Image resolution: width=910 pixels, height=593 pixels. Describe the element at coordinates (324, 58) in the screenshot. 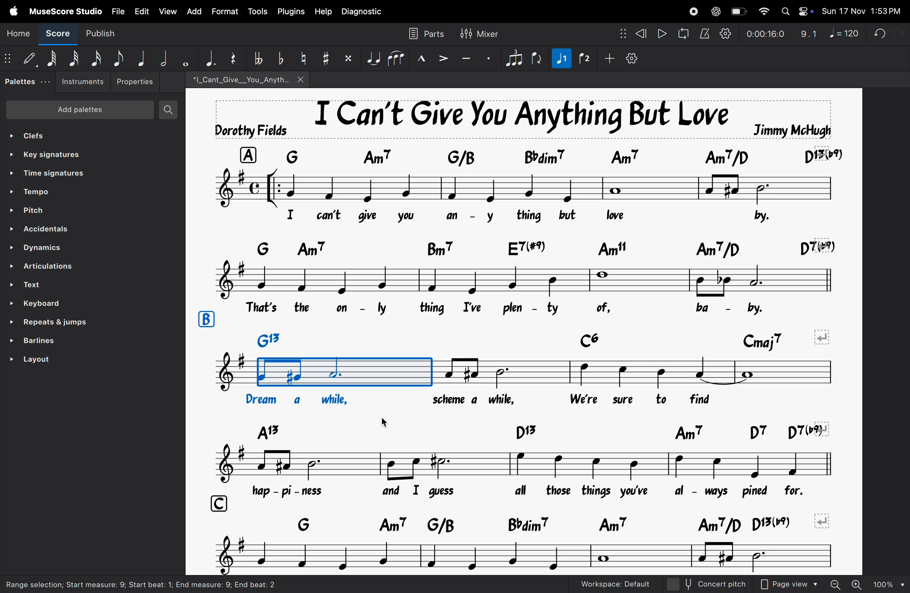

I see `toggle sharp` at that location.